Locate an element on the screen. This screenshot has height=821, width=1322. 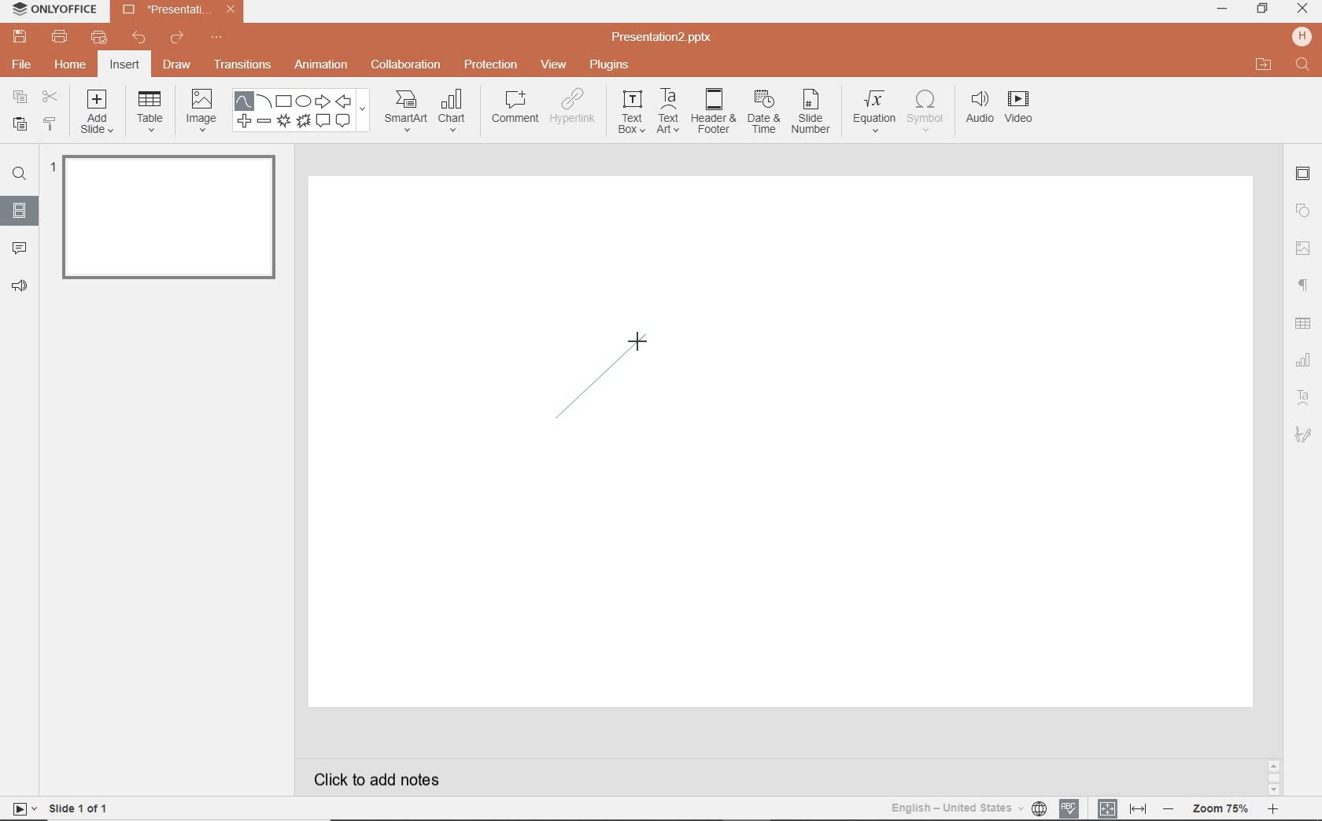
PASTE is located at coordinates (18, 123).